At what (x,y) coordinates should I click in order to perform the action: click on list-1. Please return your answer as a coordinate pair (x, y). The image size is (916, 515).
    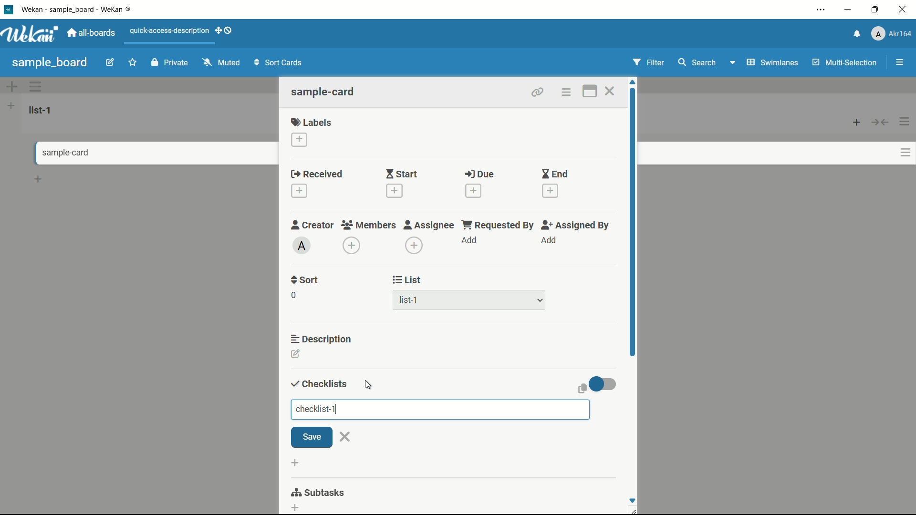
    Looking at the image, I should click on (410, 302).